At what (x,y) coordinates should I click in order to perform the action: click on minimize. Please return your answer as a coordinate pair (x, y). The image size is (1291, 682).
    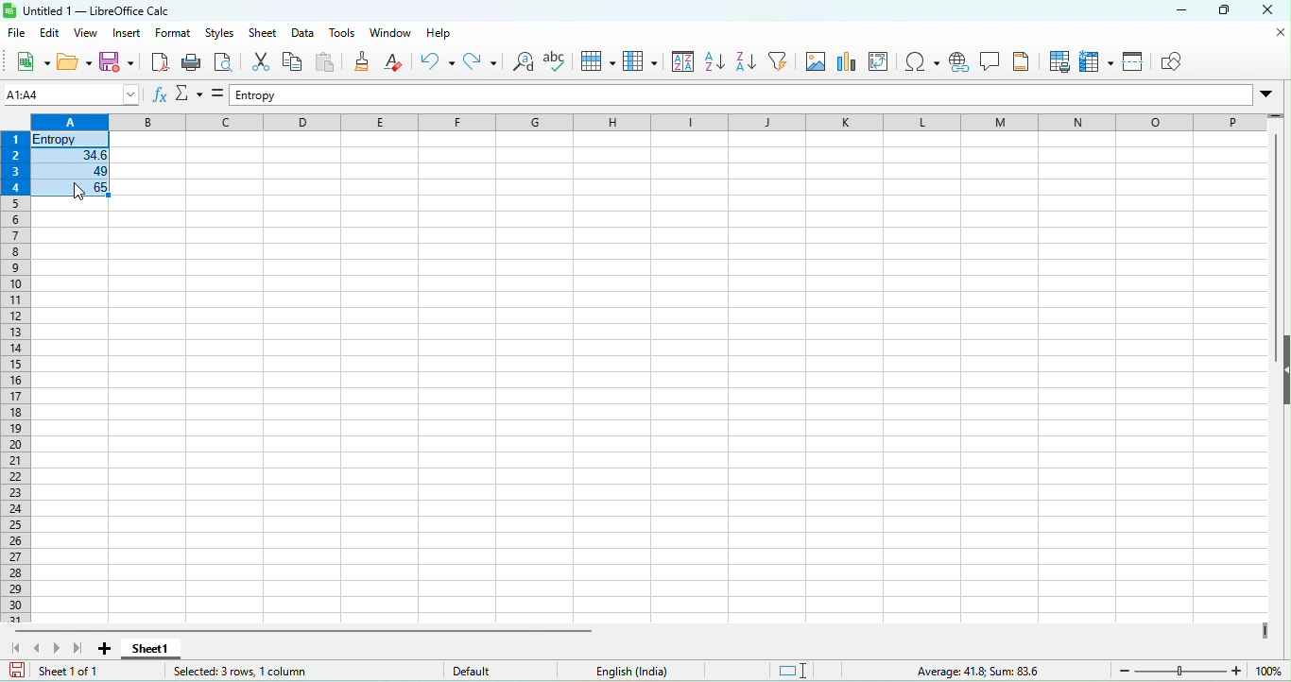
    Looking at the image, I should click on (1179, 12).